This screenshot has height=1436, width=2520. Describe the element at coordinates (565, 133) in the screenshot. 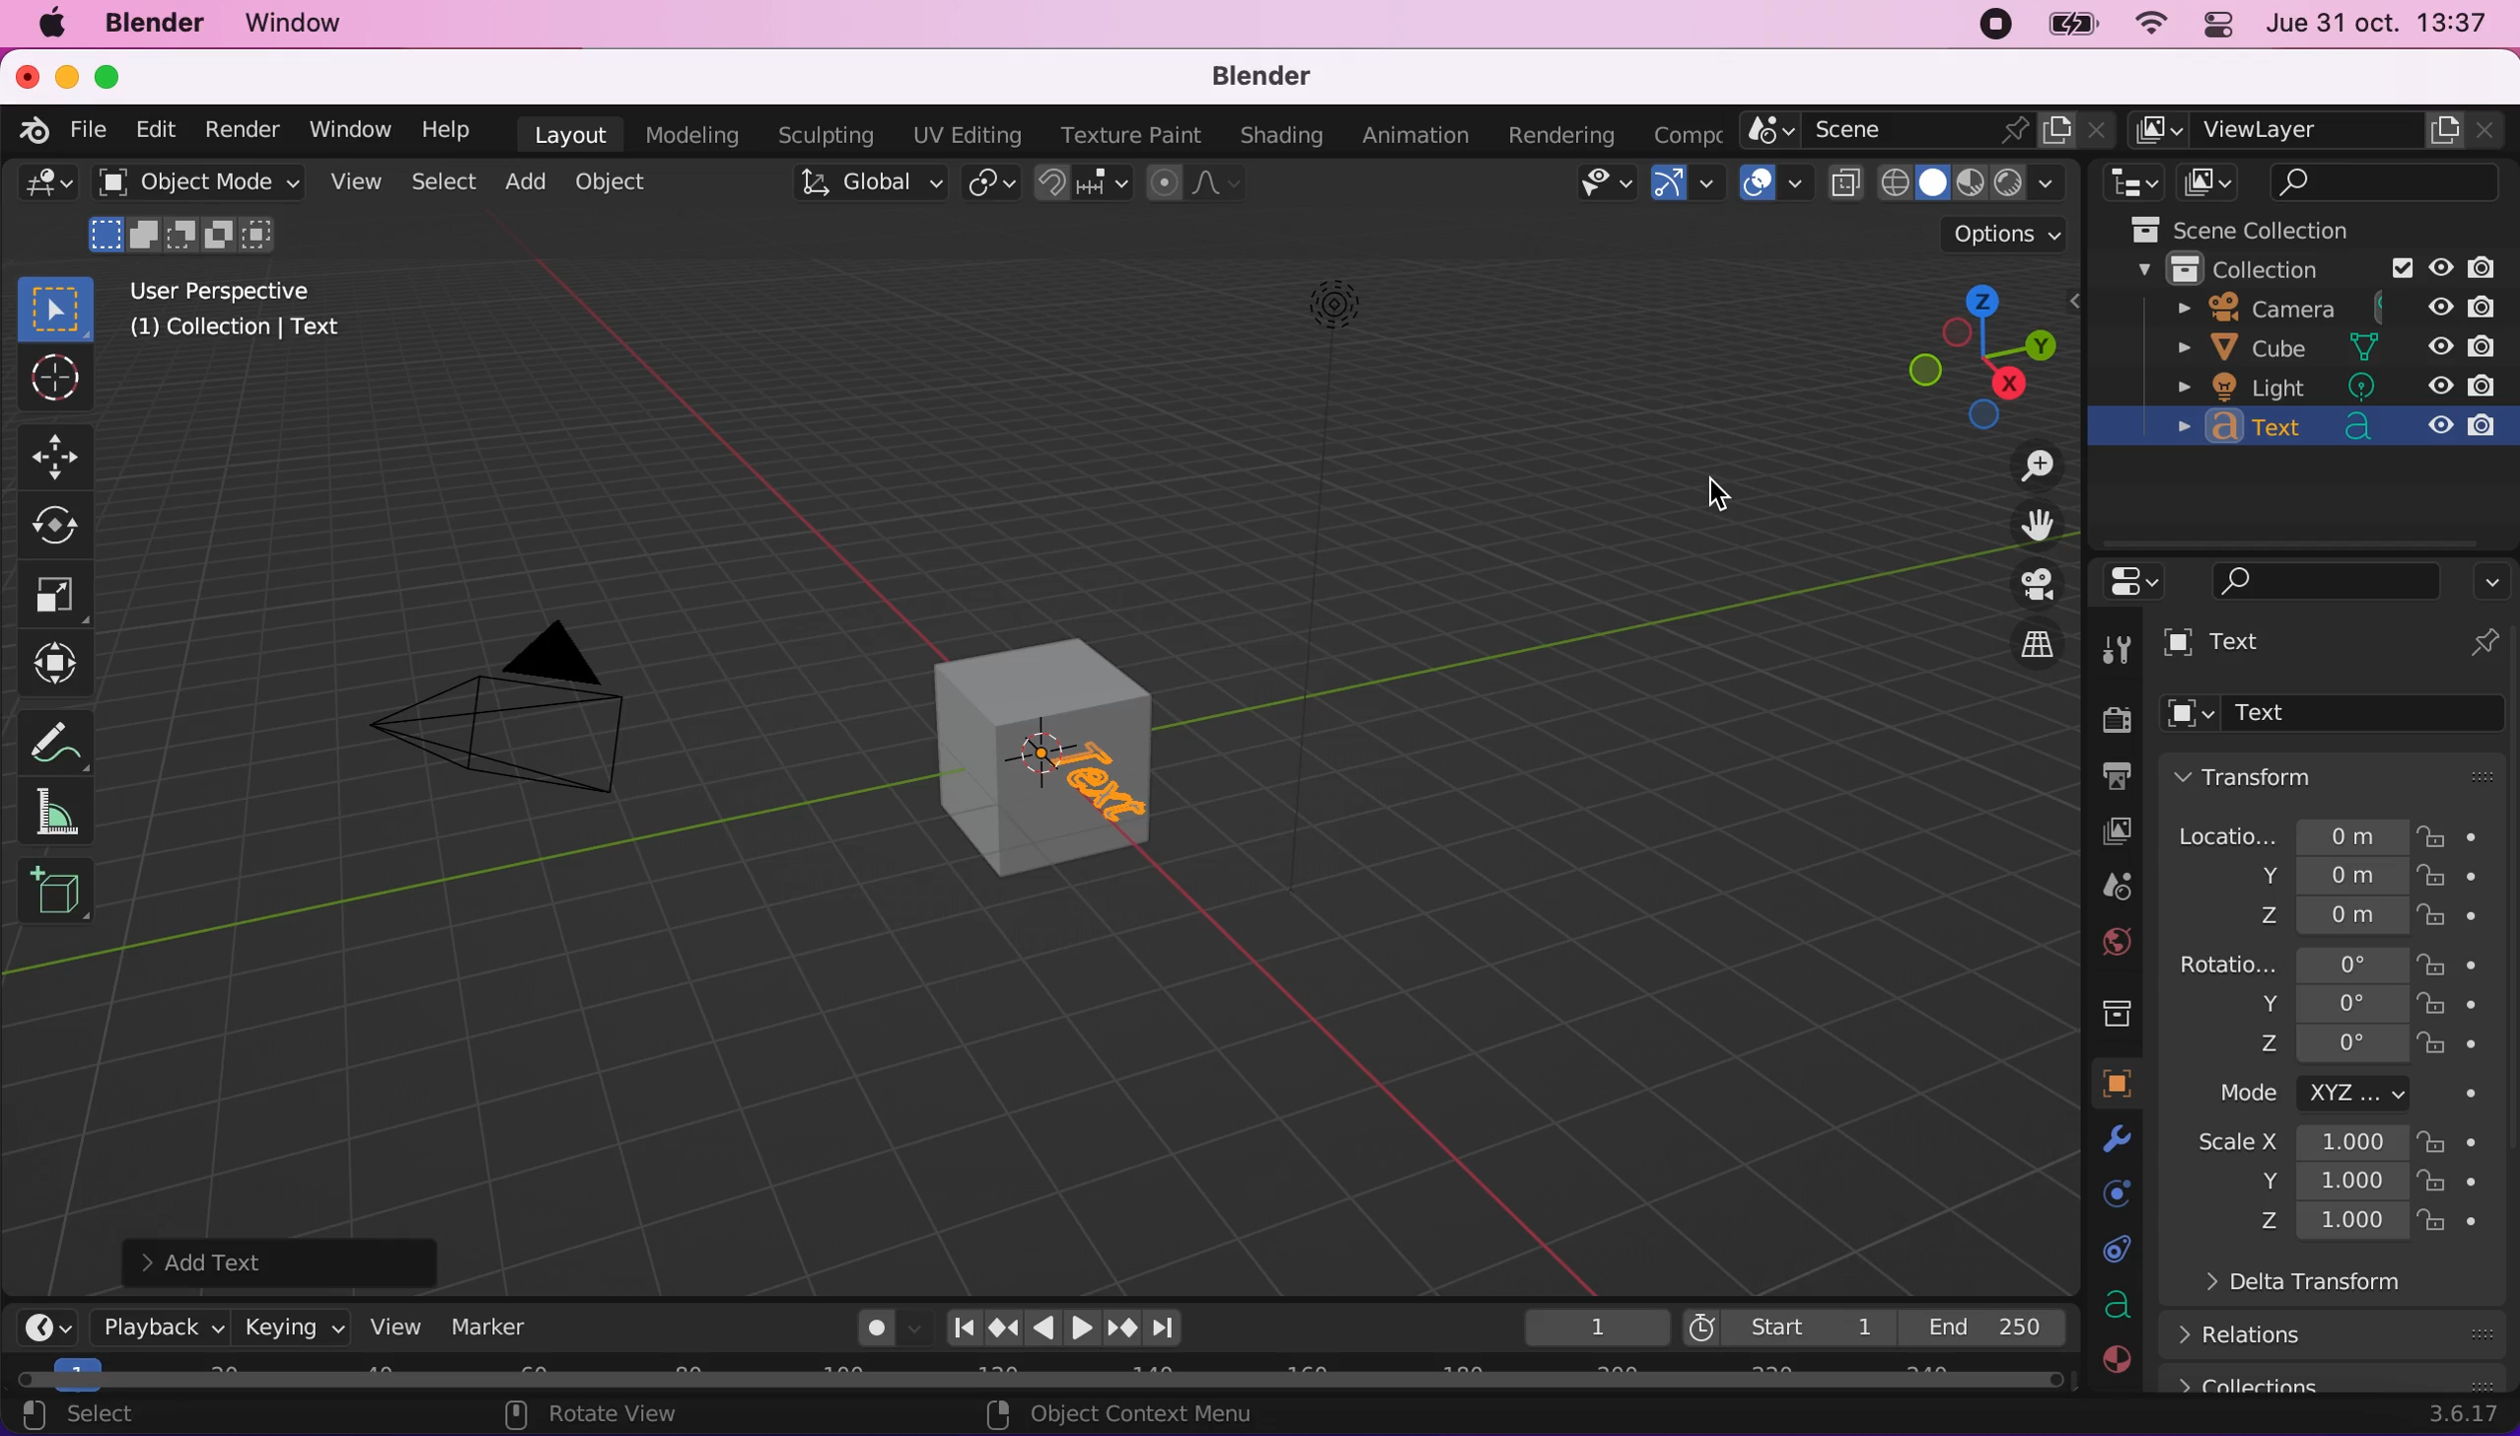

I see `layout` at that location.